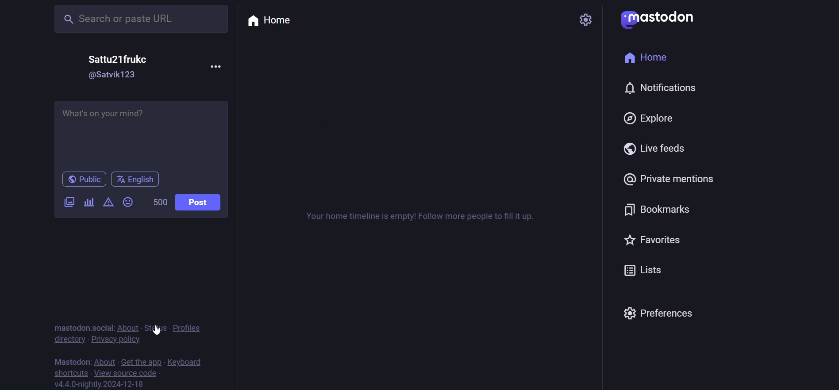 The image size is (839, 390). Describe the element at coordinates (142, 19) in the screenshot. I see `search` at that location.